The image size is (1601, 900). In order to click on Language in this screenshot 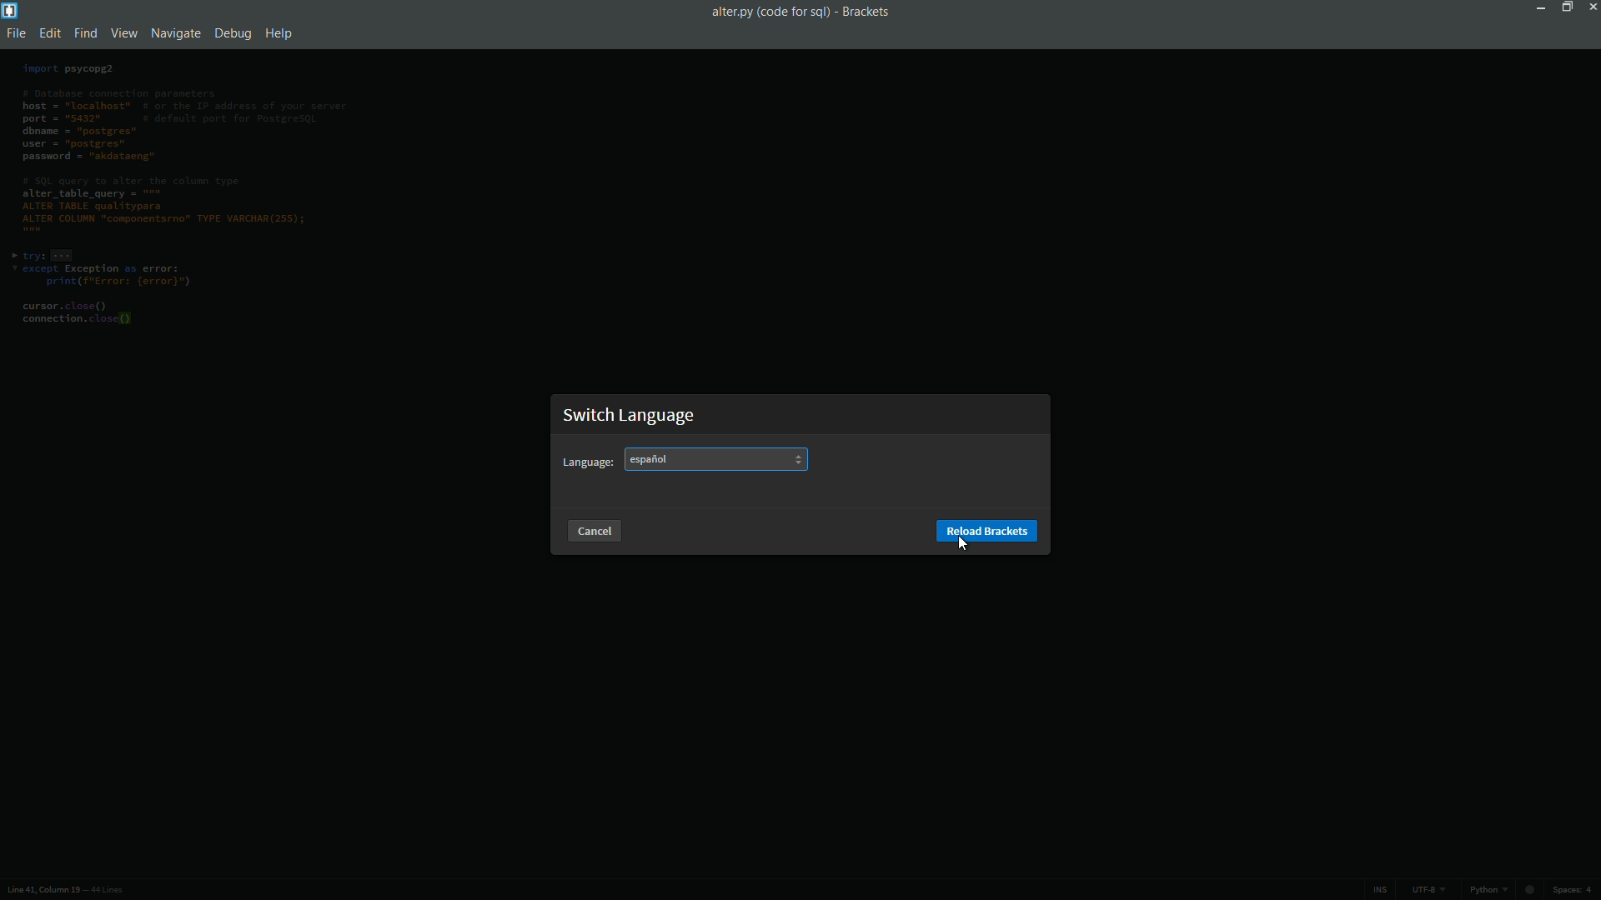, I will do `click(590, 462)`.